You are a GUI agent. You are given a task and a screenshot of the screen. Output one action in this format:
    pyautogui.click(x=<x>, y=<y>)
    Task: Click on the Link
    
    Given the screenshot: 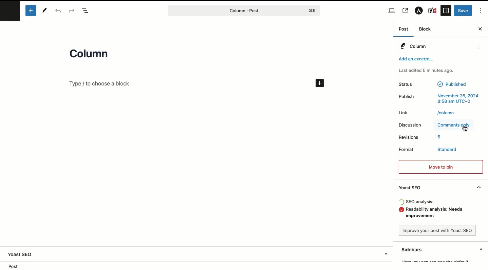 What is the action you would take?
    pyautogui.click(x=405, y=113)
    